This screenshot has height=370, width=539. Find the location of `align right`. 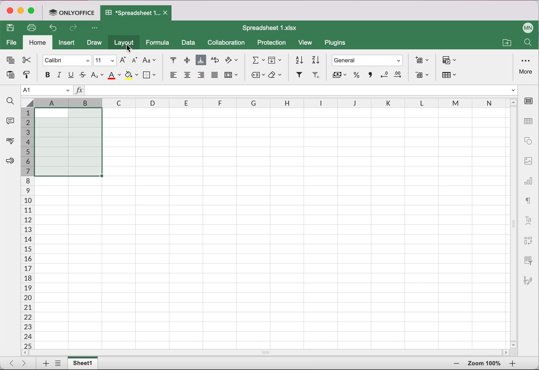

align right is located at coordinates (201, 76).